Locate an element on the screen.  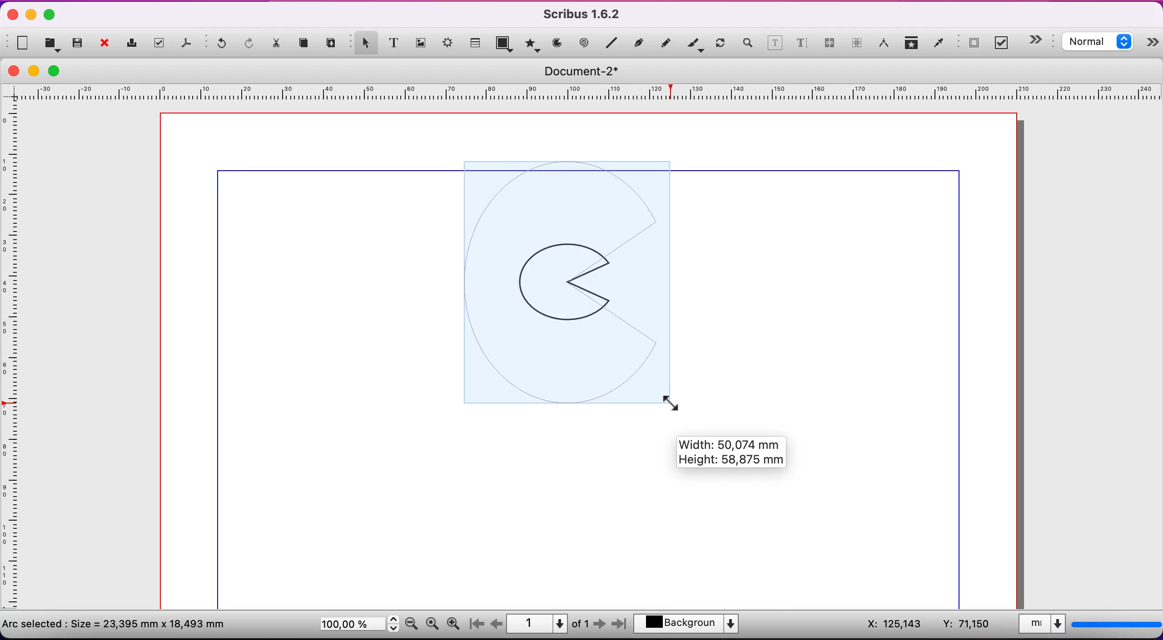
open is located at coordinates (54, 44).